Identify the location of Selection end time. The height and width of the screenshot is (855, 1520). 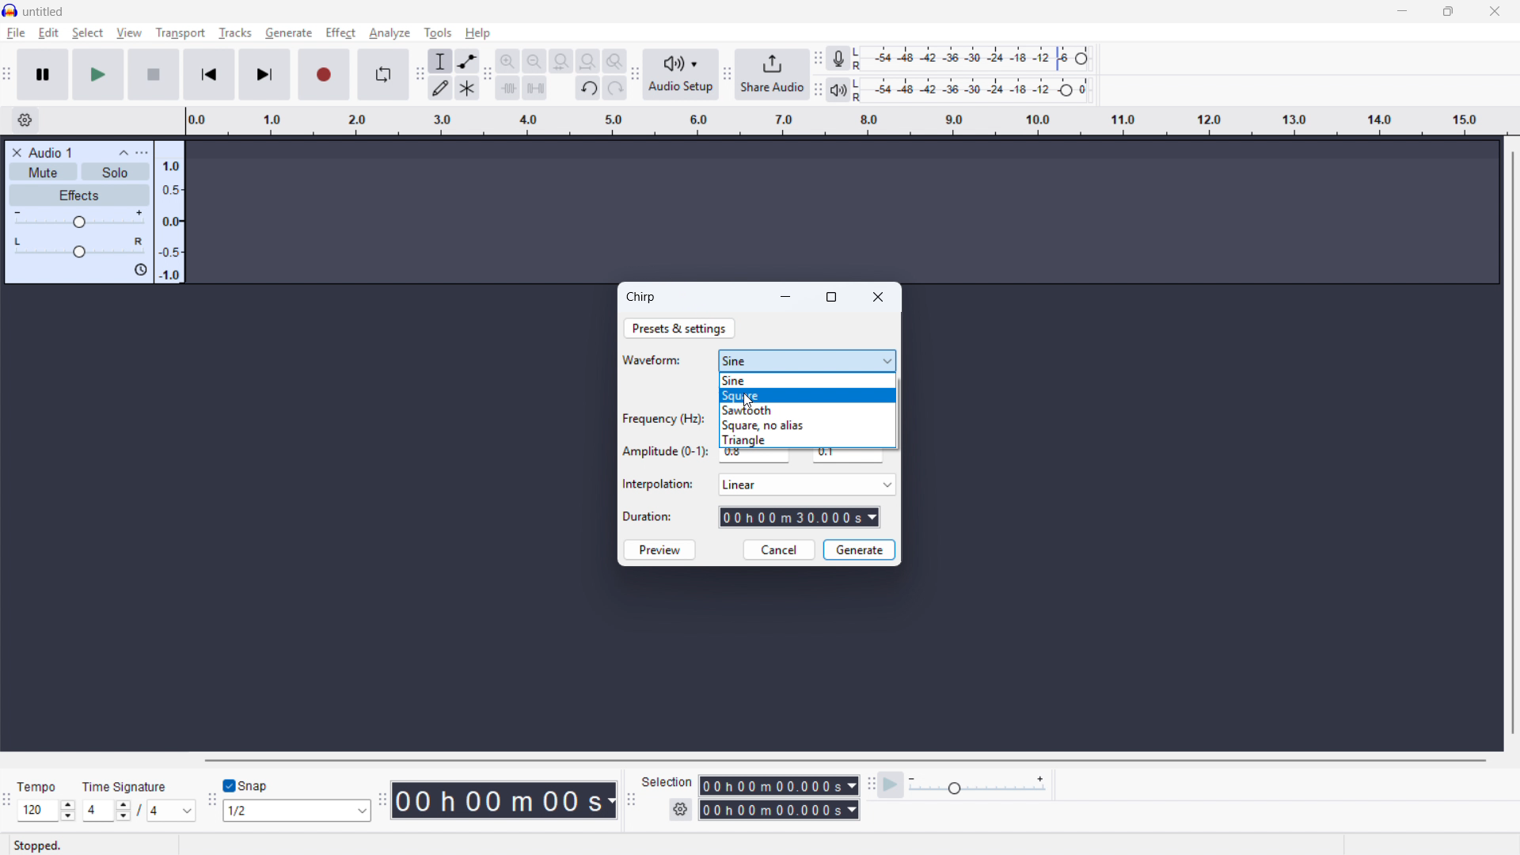
(779, 810).